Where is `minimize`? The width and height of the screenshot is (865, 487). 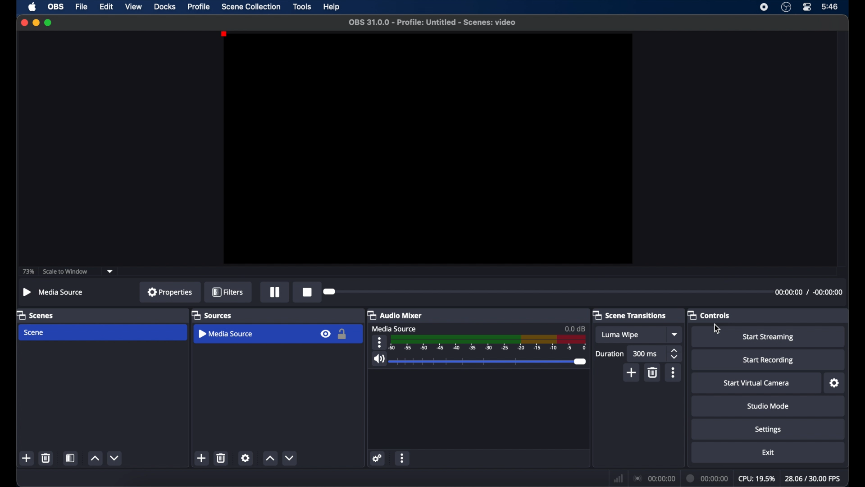 minimize is located at coordinates (36, 22).